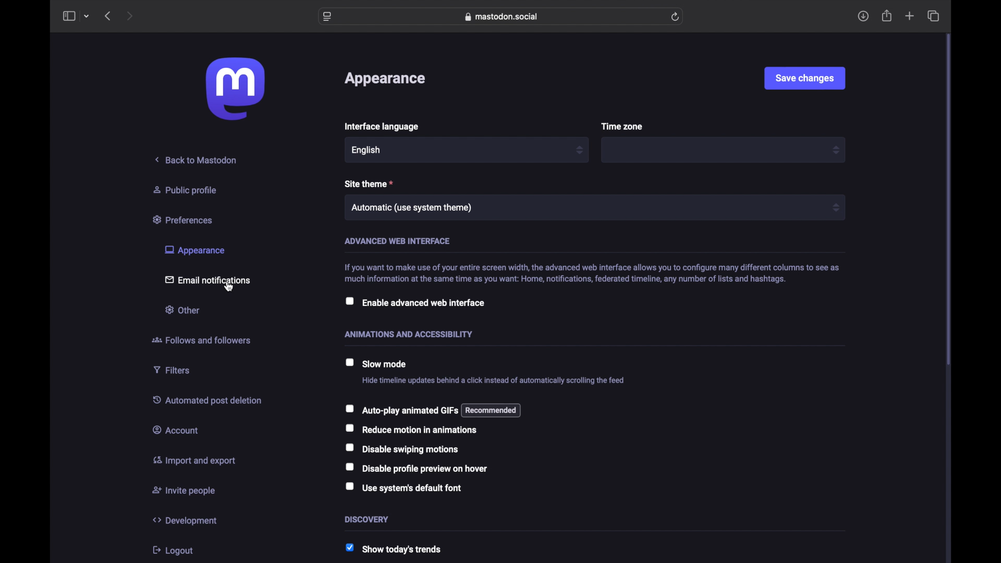 The image size is (1001, 563). What do you see at coordinates (235, 89) in the screenshot?
I see `mastodon logo` at bounding box center [235, 89].